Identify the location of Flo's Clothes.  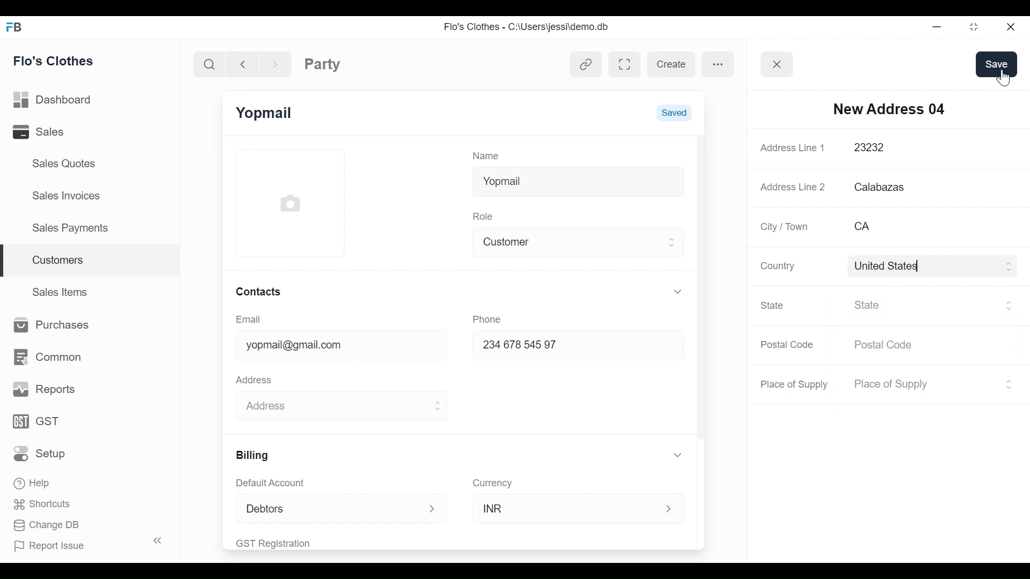
(55, 61).